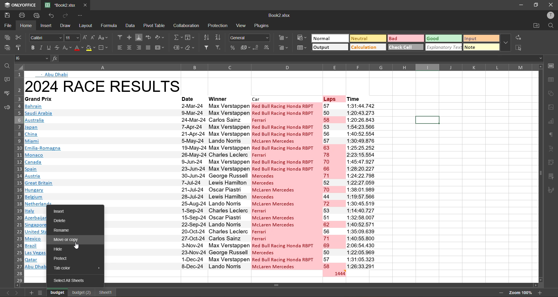 The height and width of the screenshot is (297, 558). What do you see at coordinates (208, 37) in the screenshot?
I see `sort ascending` at bounding box center [208, 37].